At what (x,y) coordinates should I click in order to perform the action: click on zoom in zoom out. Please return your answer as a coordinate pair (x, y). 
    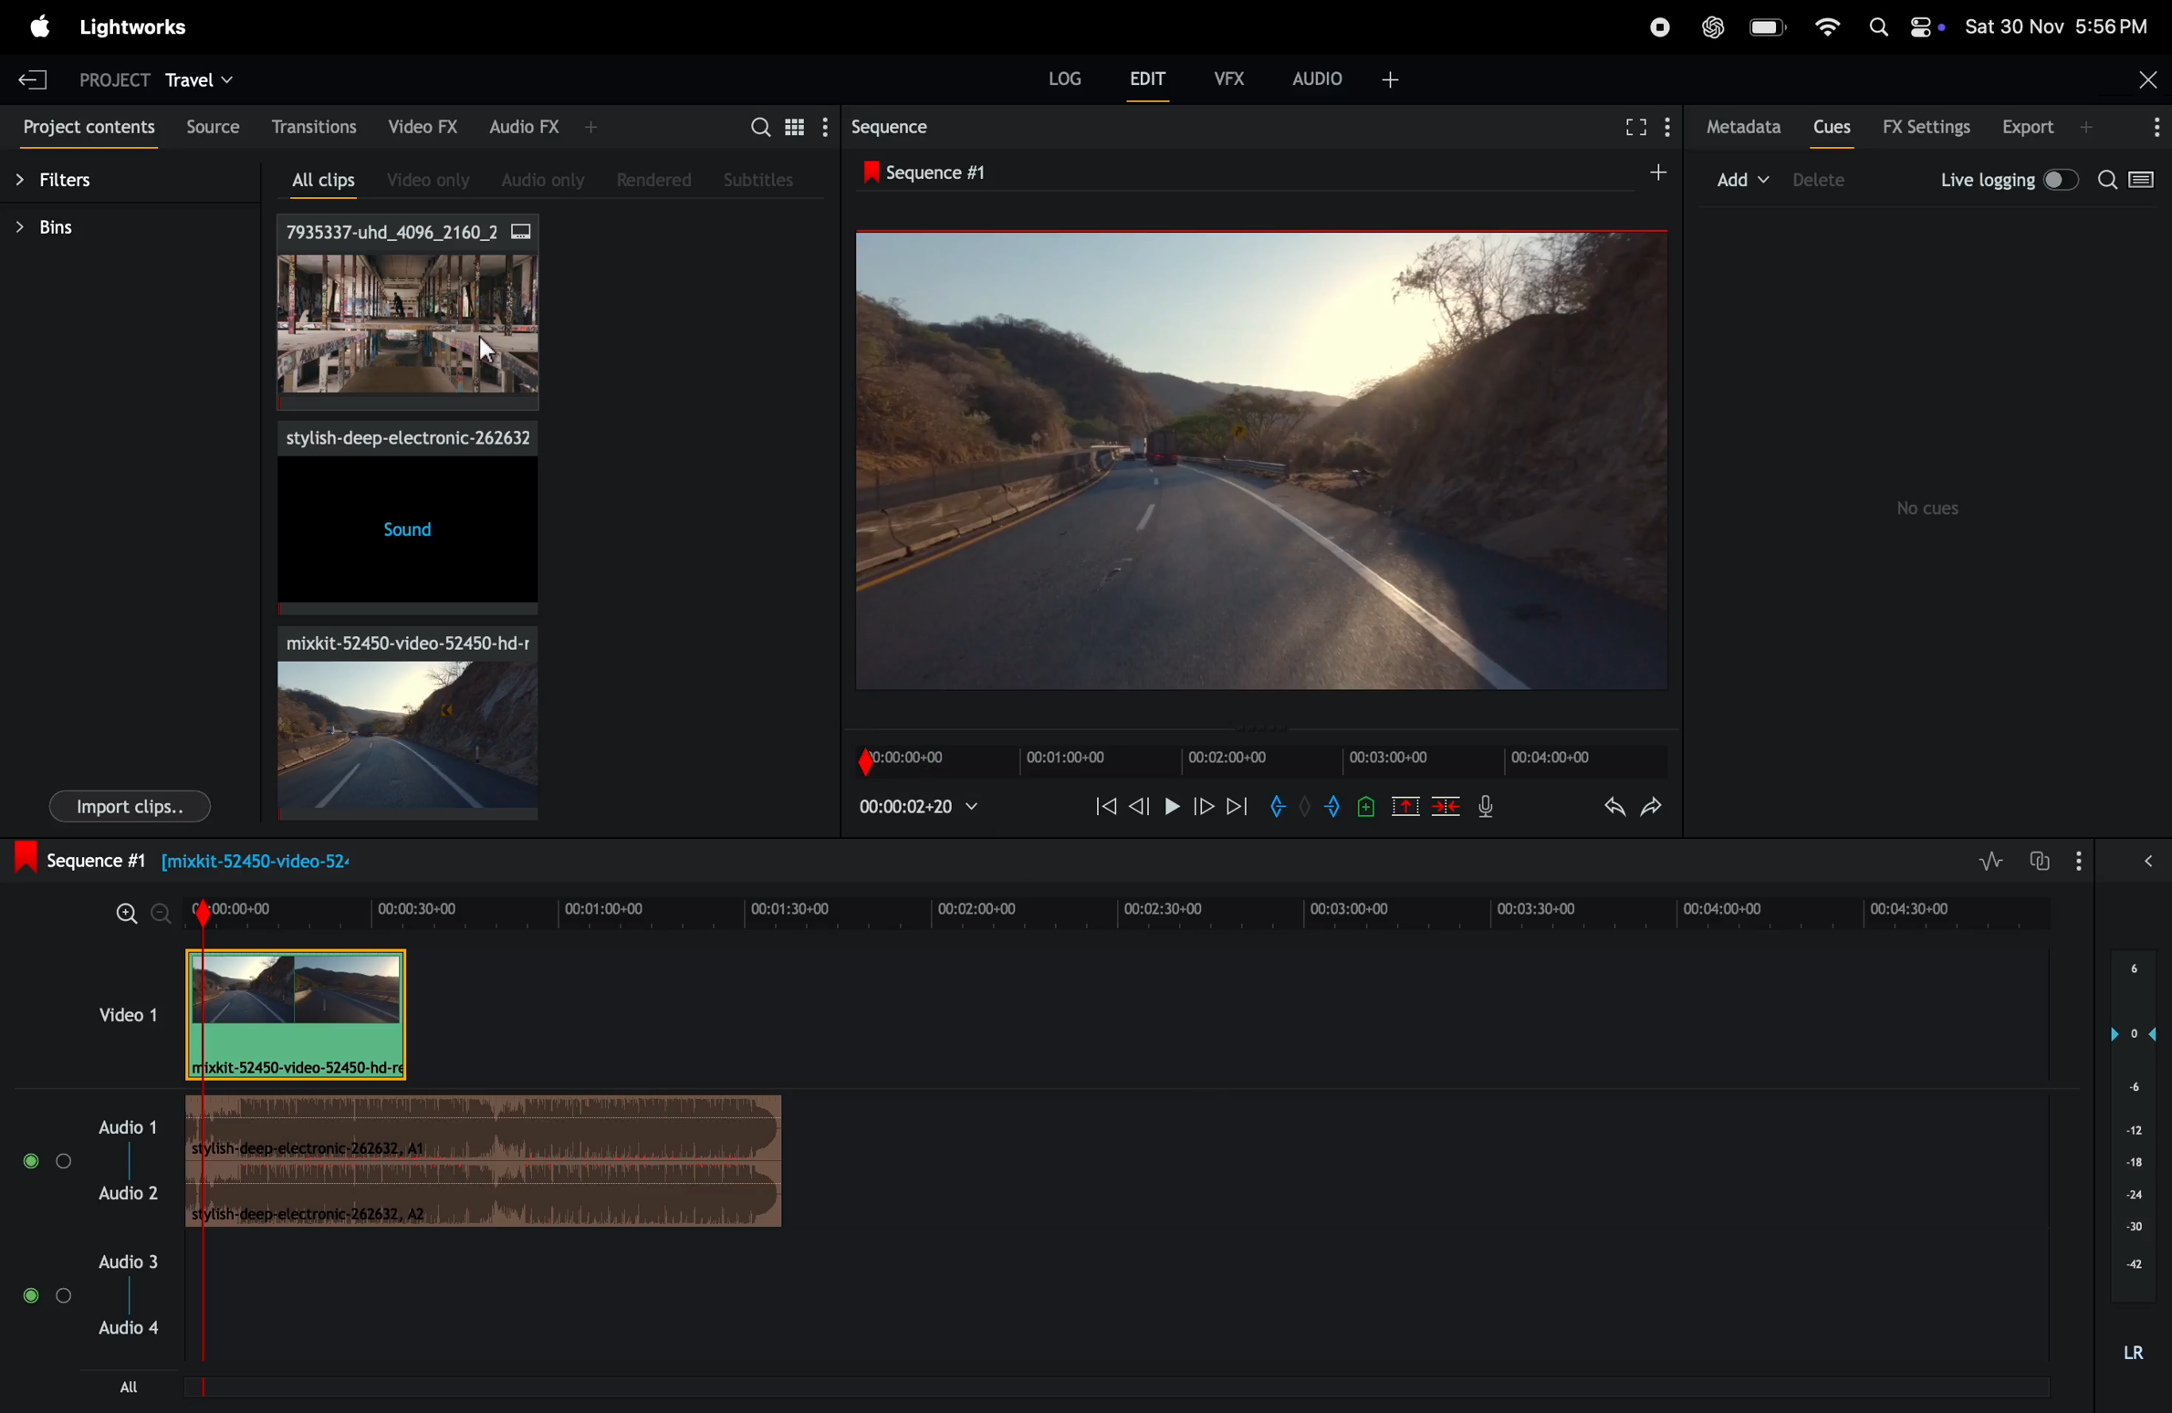
    Looking at the image, I should click on (131, 913).